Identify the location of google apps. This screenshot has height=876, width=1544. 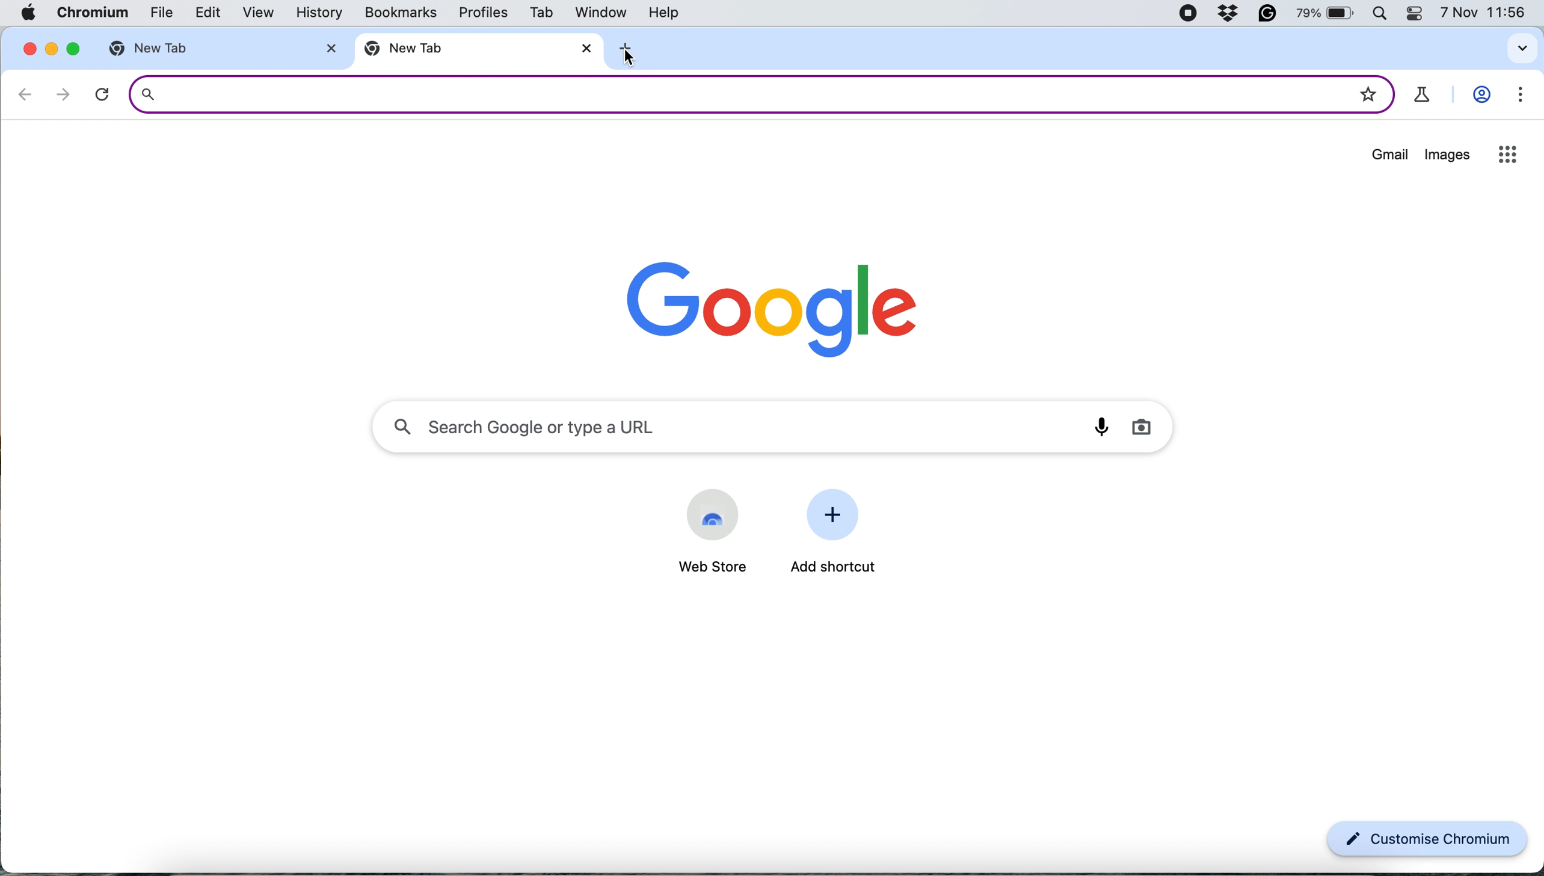
(1506, 154).